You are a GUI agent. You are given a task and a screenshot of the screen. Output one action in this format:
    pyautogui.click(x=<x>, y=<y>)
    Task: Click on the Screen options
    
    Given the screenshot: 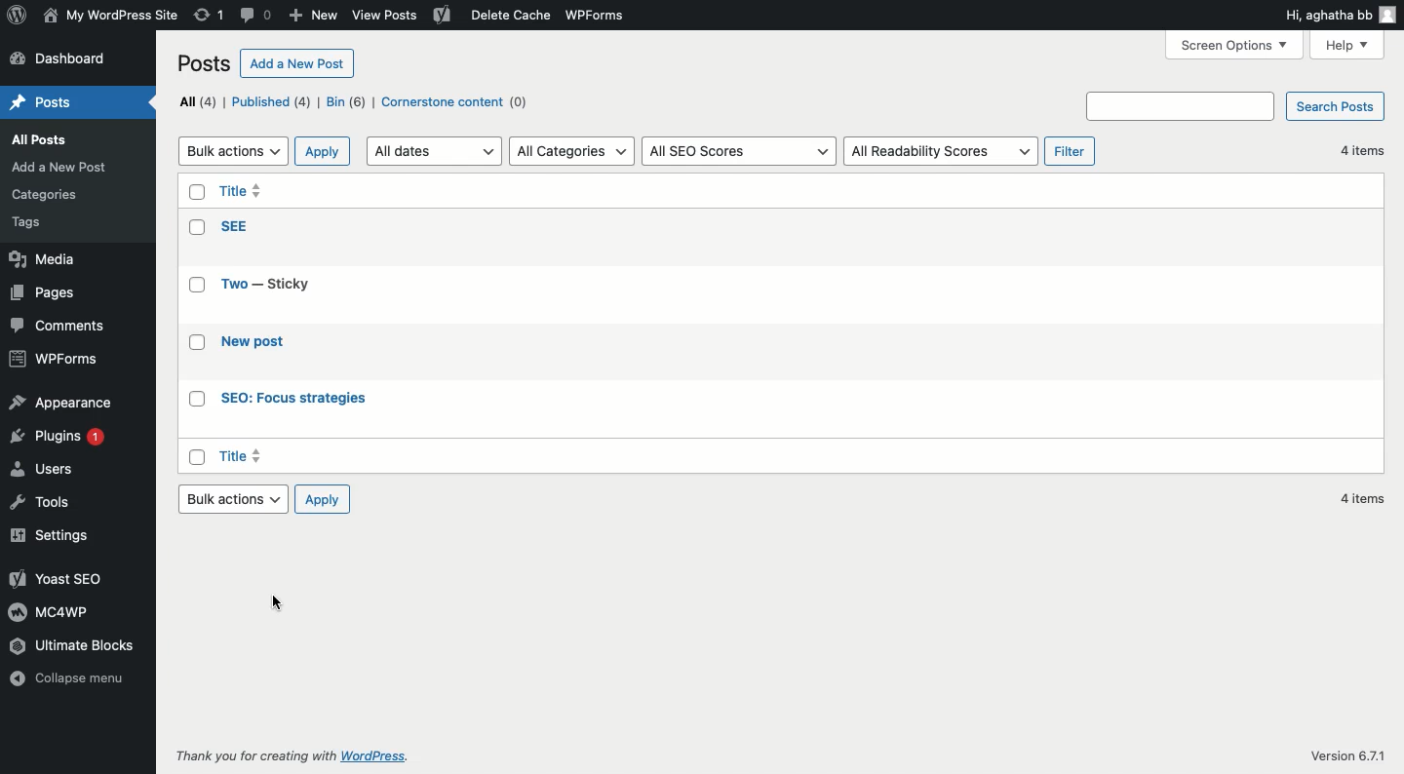 What is the action you would take?
    pyautogui.click(x=1235, y=45)
    